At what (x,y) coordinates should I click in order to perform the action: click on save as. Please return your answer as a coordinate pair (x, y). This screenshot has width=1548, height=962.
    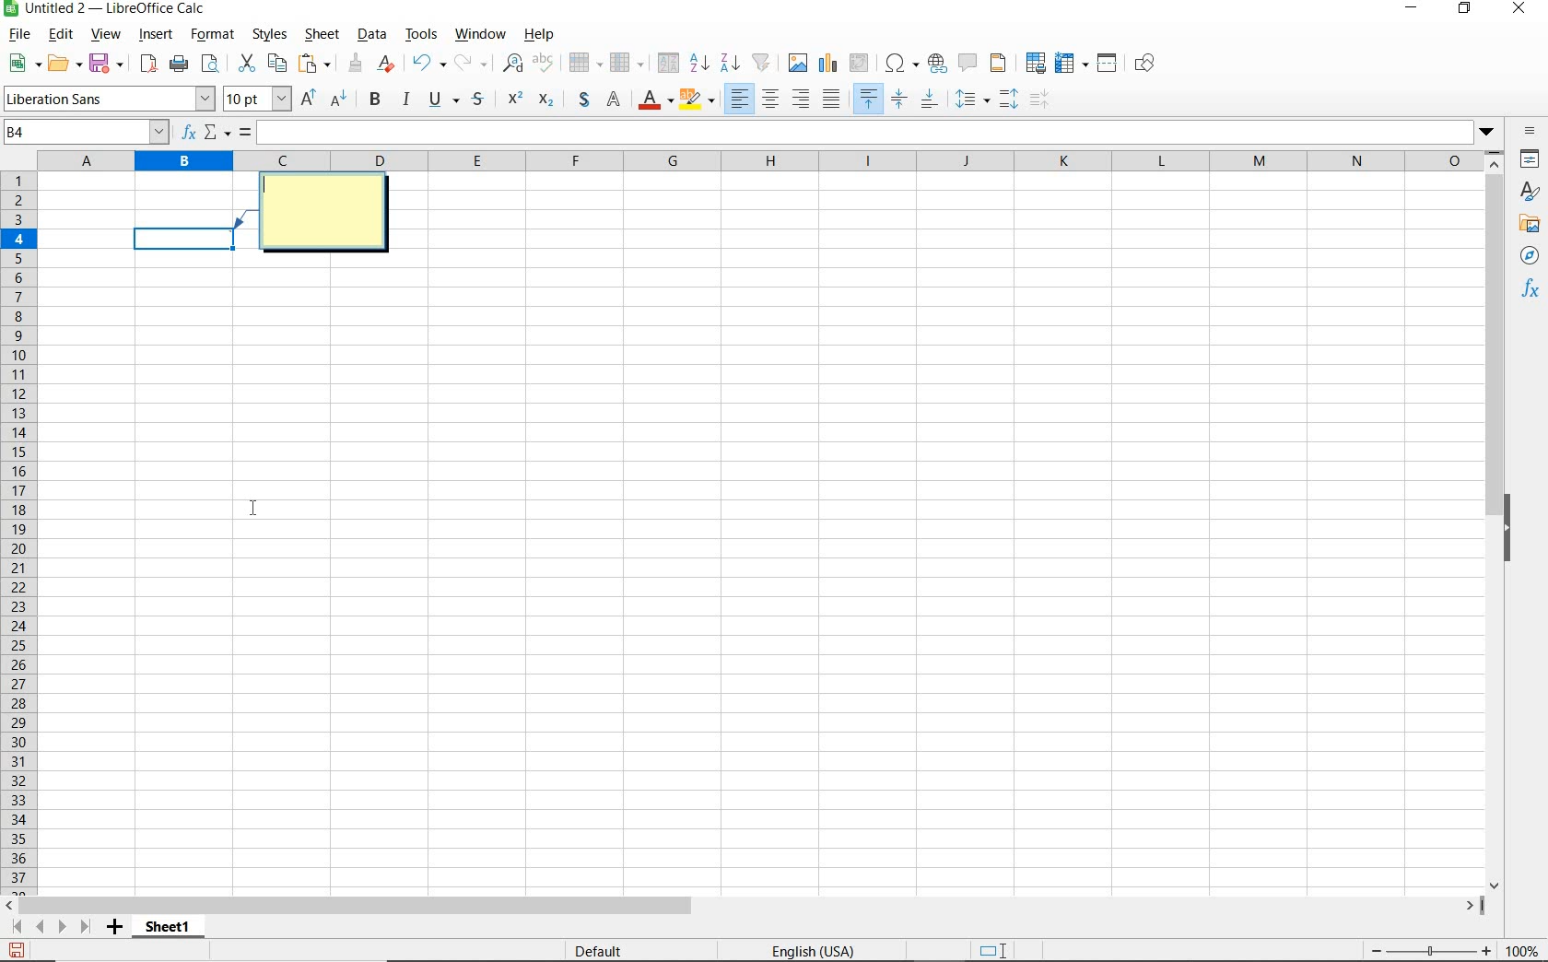
    Looking at the image, I should click on (18, 953).